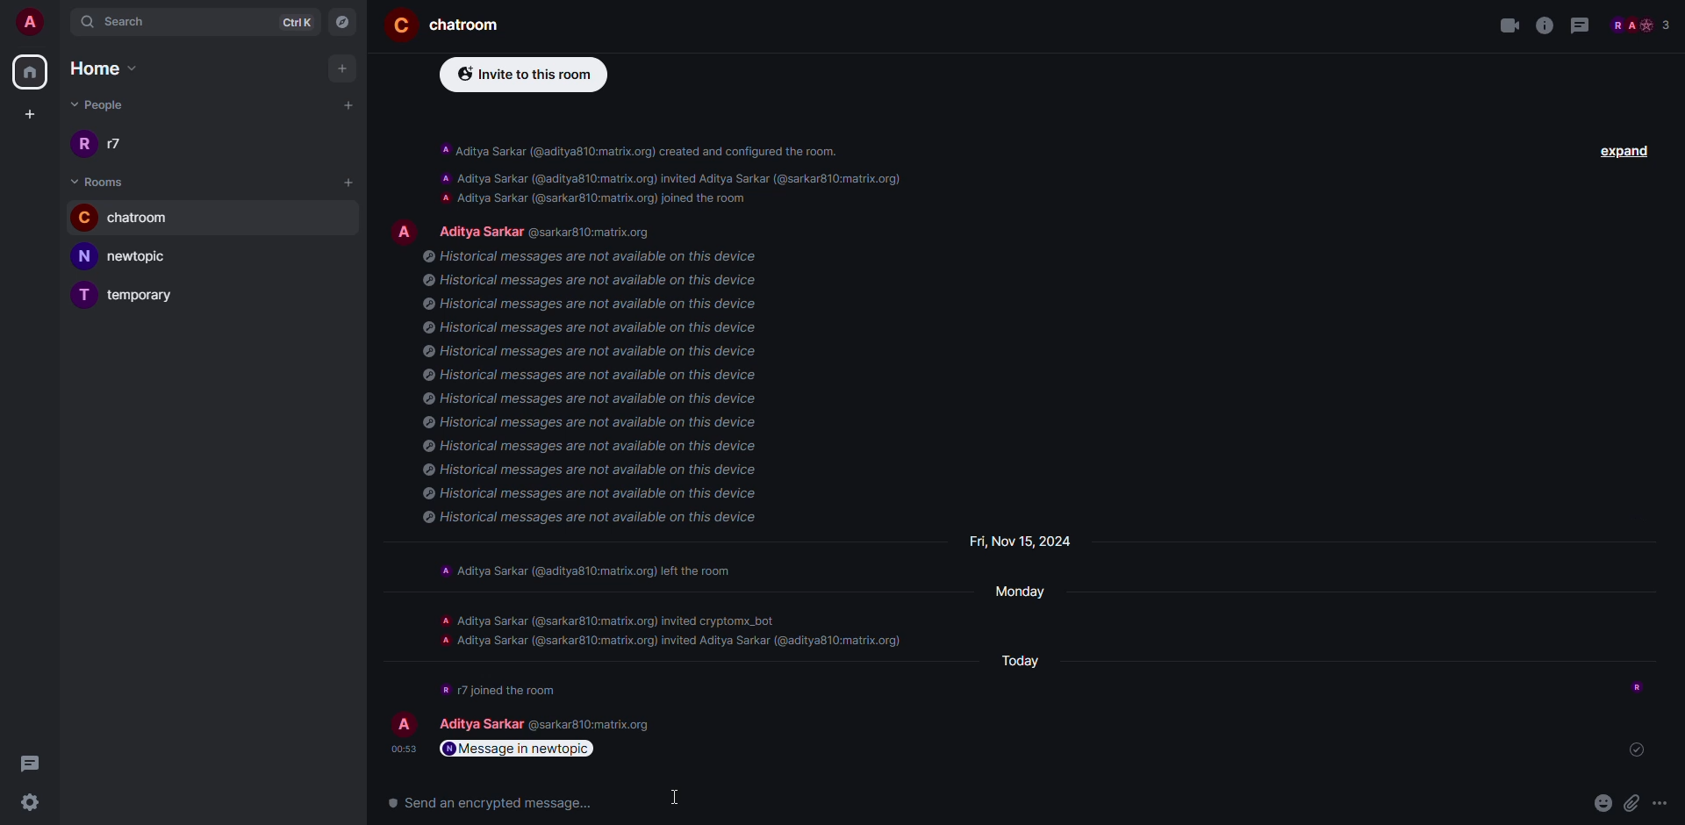  I want to click on more, so click(1662, 804).